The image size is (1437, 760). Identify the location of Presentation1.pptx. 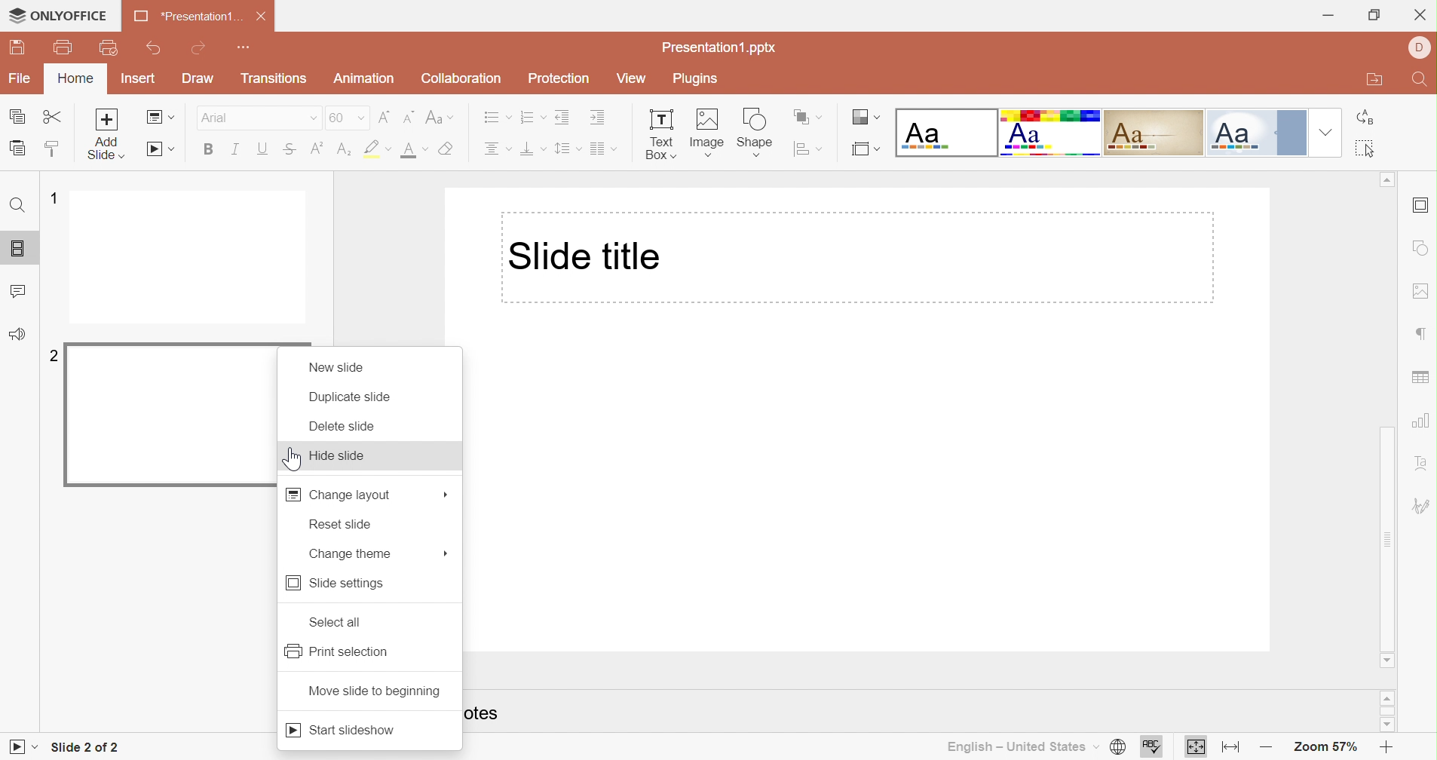
(722, 47).